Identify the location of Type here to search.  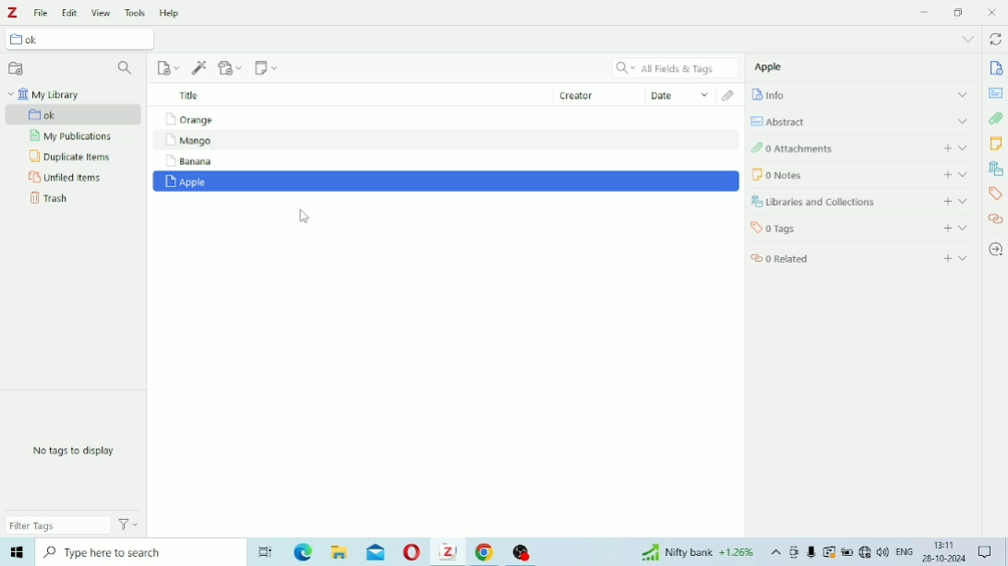
(136, 555).